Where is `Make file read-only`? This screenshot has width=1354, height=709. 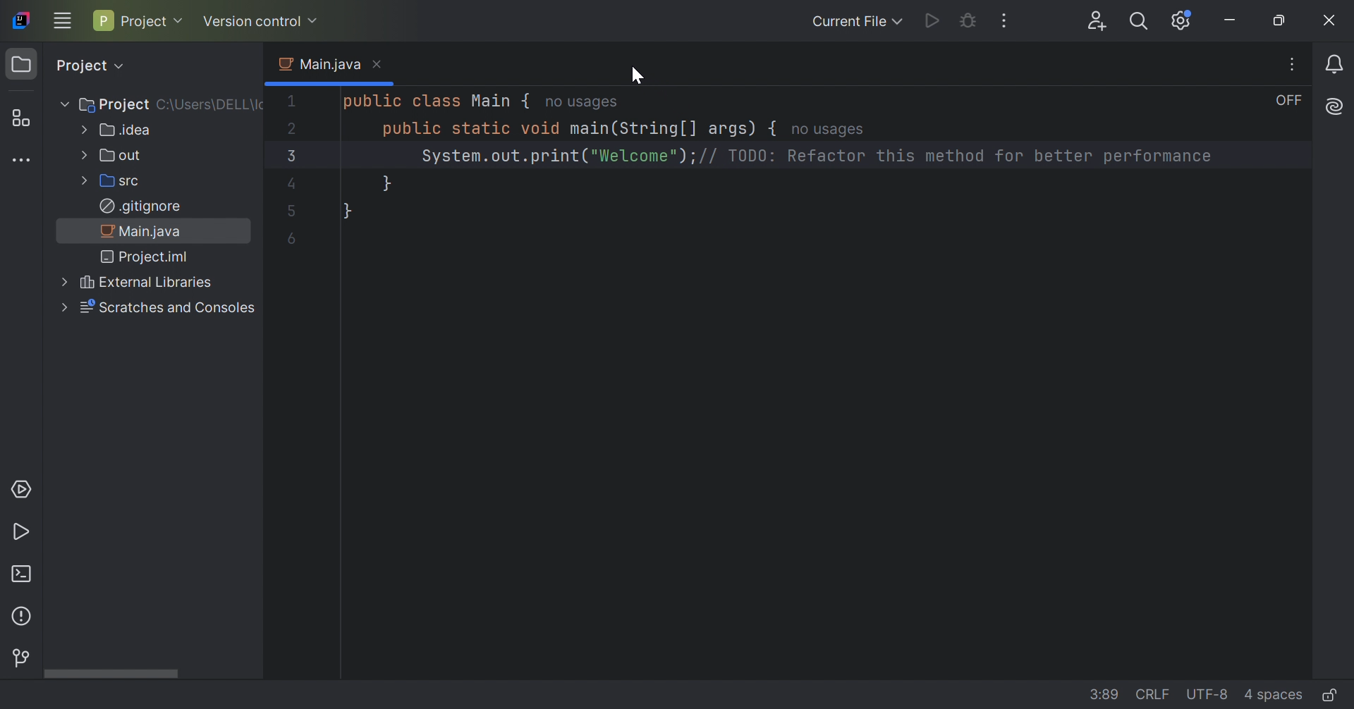
Make file read-only is located at coordinates (1329, 696).